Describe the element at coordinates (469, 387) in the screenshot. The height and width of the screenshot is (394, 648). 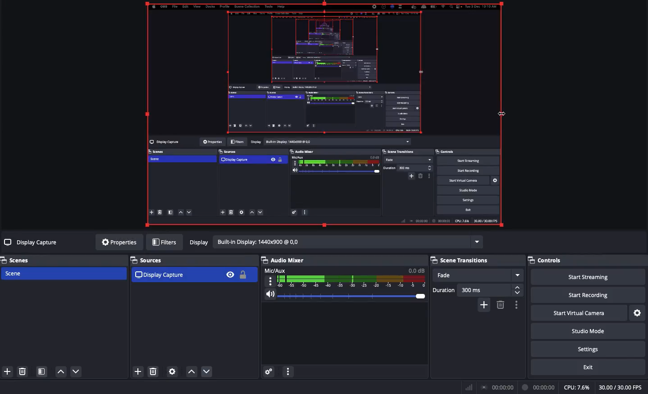
I see `Bar` at that location.